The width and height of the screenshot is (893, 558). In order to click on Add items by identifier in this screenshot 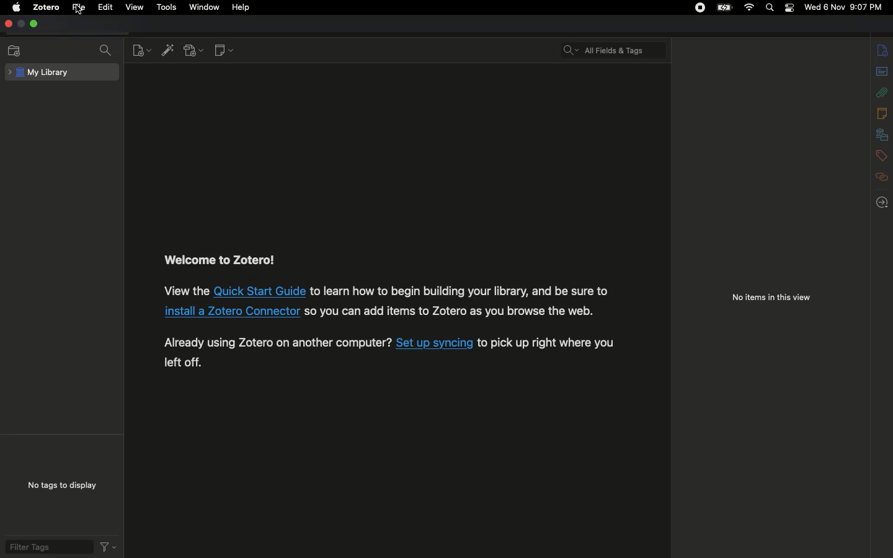, I will do `click(169, 51)`.